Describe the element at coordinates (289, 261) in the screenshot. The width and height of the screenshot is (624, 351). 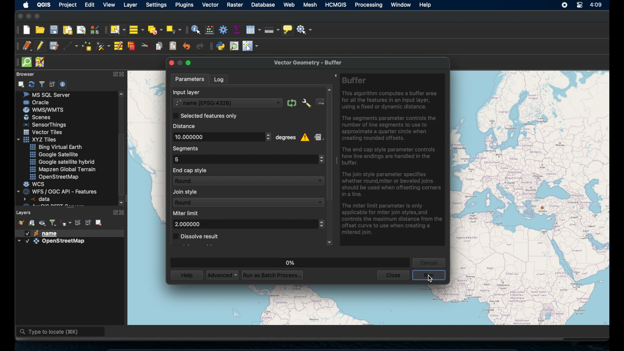
I see `o%` at that location.